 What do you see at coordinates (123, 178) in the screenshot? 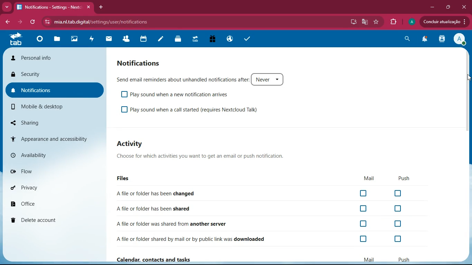
I see `Files` at bounding box center [123, 178].